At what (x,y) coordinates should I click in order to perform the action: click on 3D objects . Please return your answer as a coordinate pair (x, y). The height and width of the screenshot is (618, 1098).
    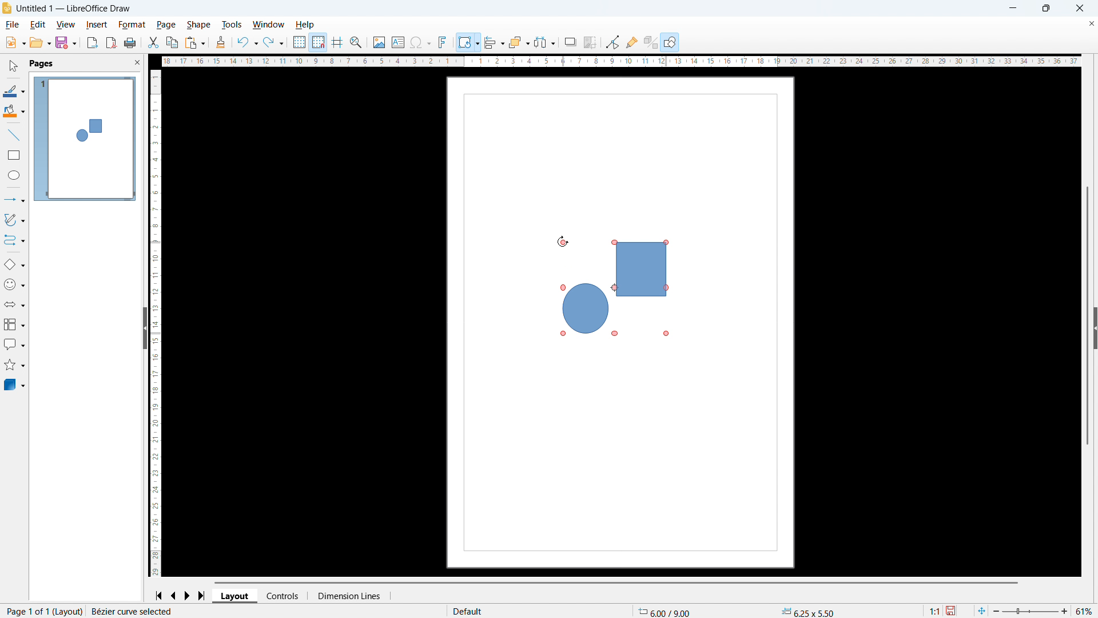
    Looking at the image, I should click on (15, 385).